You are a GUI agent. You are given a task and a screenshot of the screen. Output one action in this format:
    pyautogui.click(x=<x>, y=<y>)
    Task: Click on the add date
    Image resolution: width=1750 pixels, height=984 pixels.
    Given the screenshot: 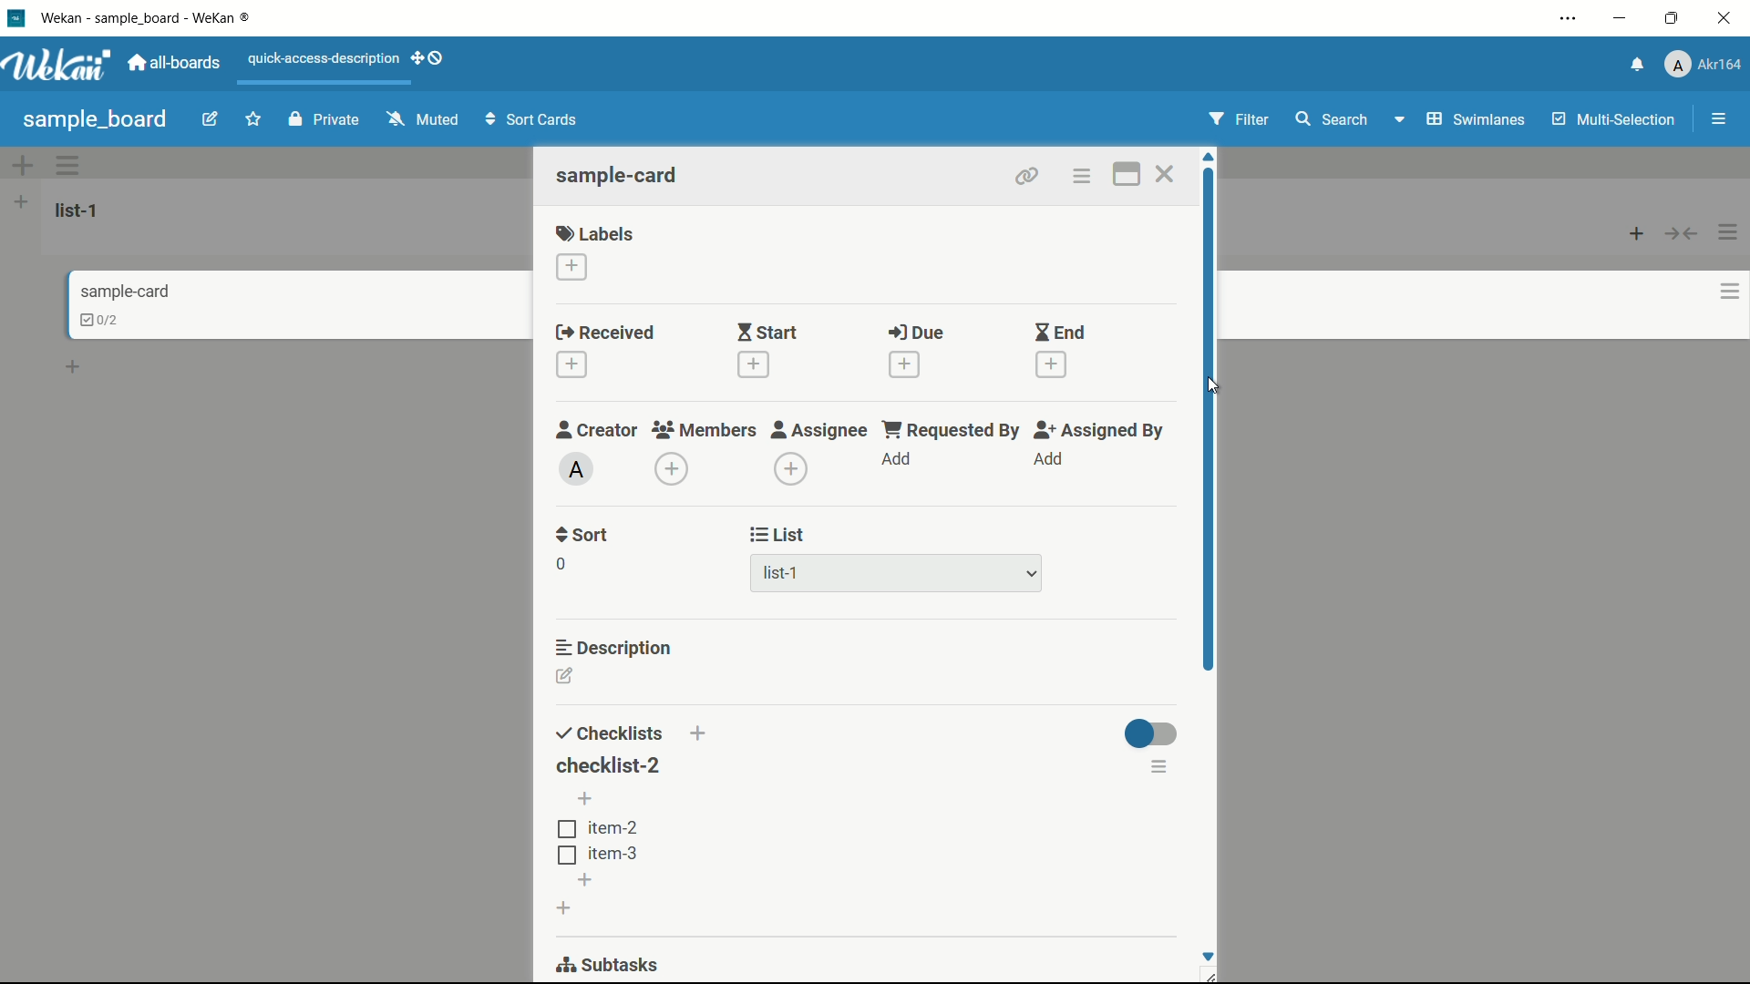 What is the action you would take?
    pyautogui.click(x=1052, y=364)
    